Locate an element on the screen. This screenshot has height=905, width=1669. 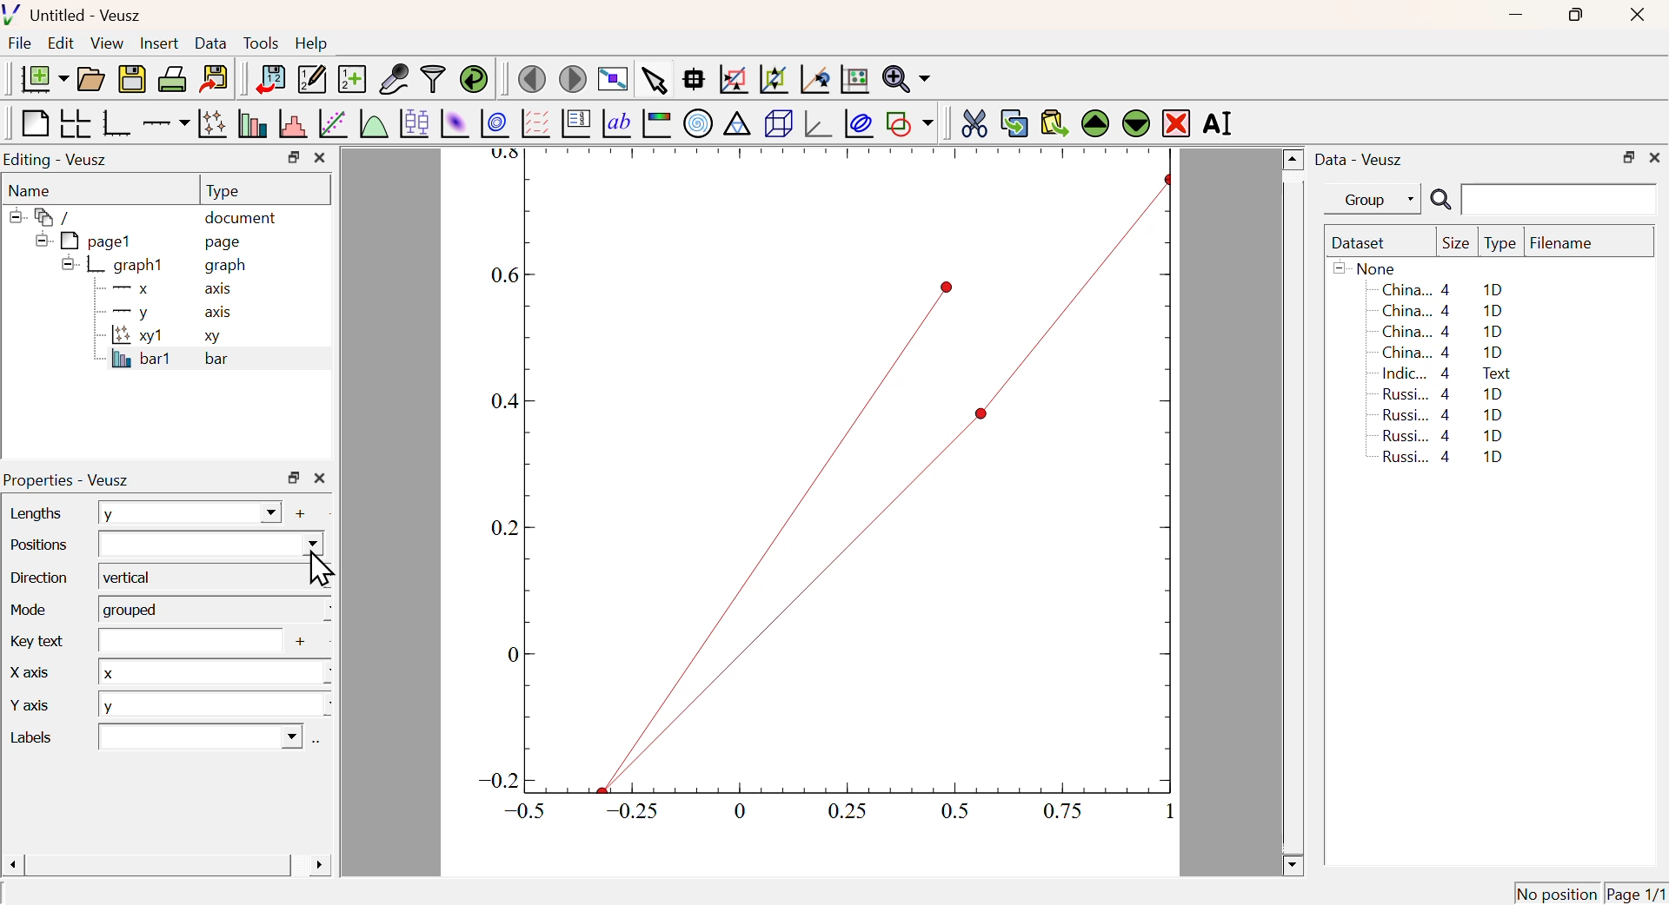
Move to next page is located at coordinates (574, 79).